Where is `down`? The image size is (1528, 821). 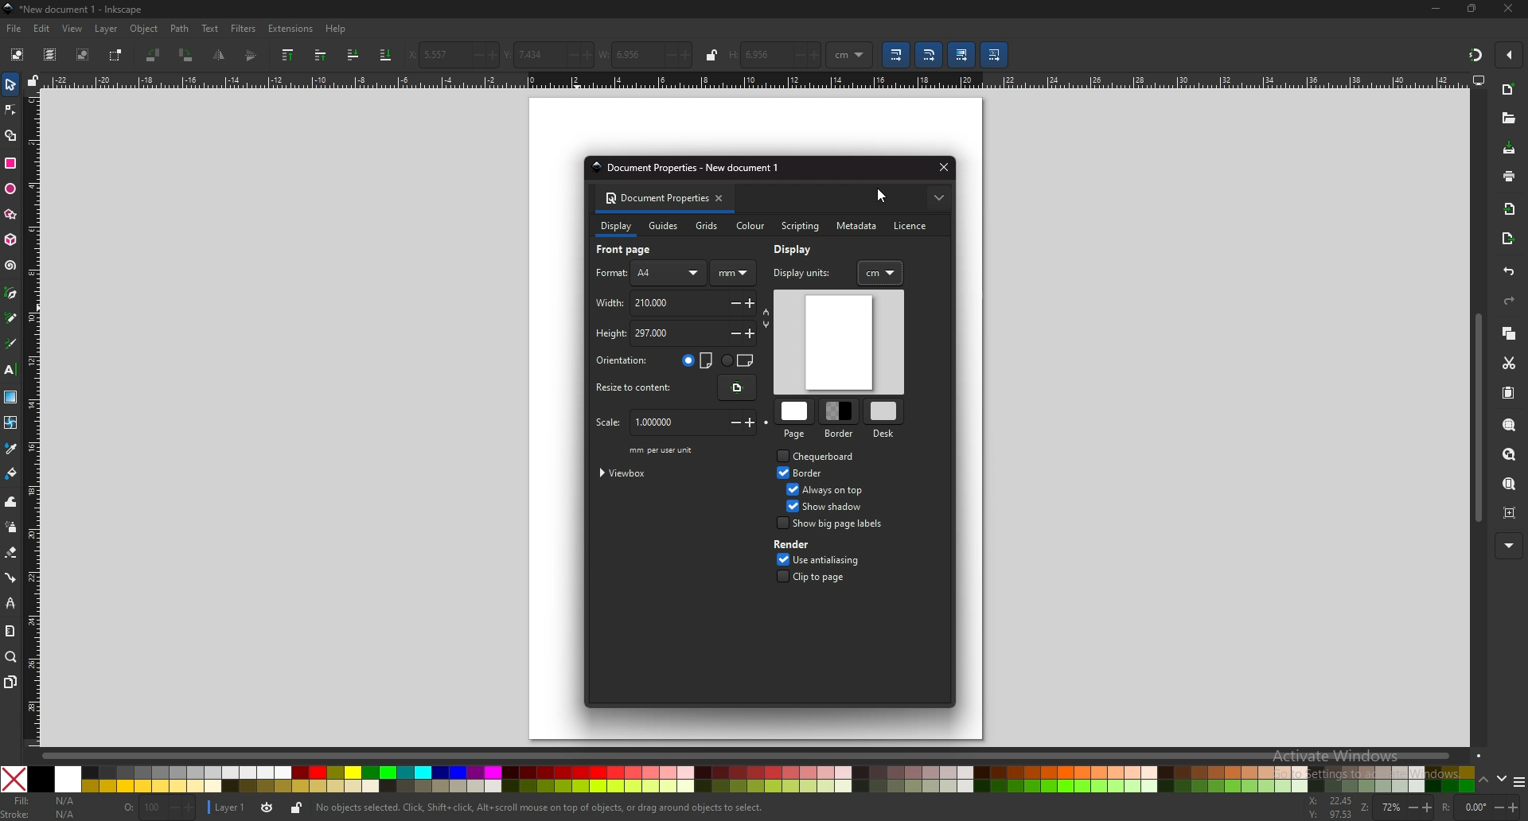
down is located at coordinates (1501, 780).